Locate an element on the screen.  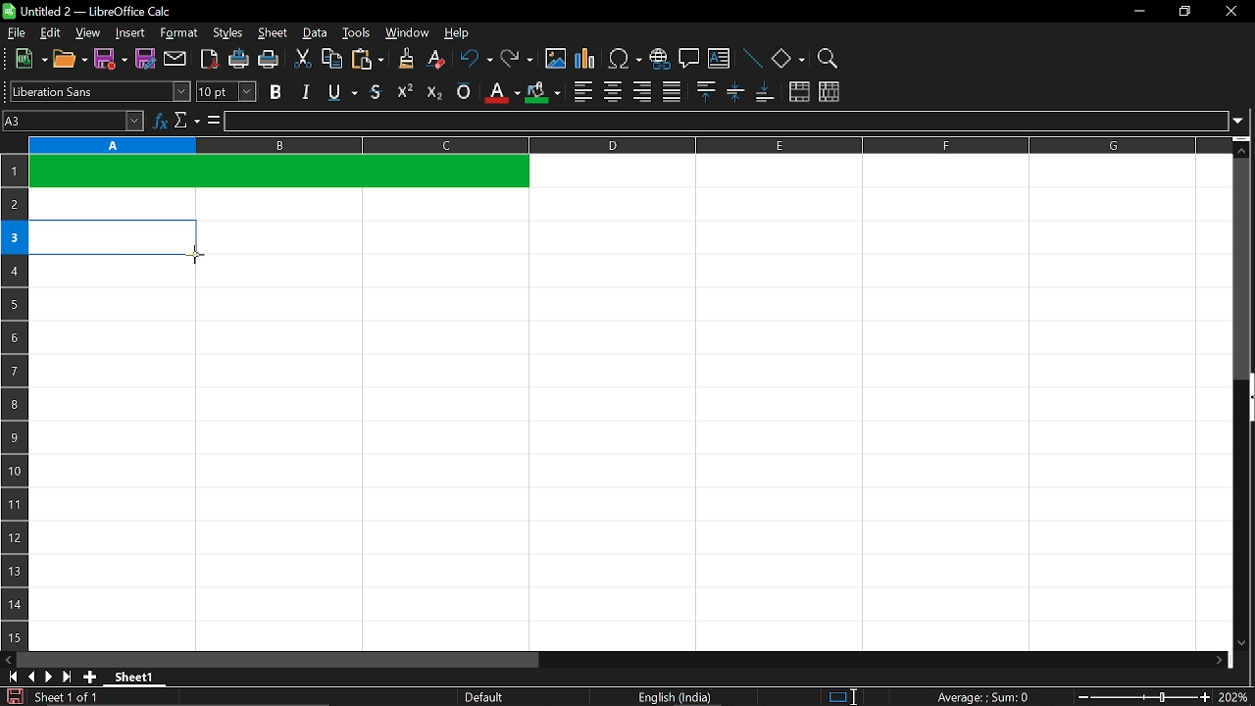
text color is located at coordinates (500, 92).